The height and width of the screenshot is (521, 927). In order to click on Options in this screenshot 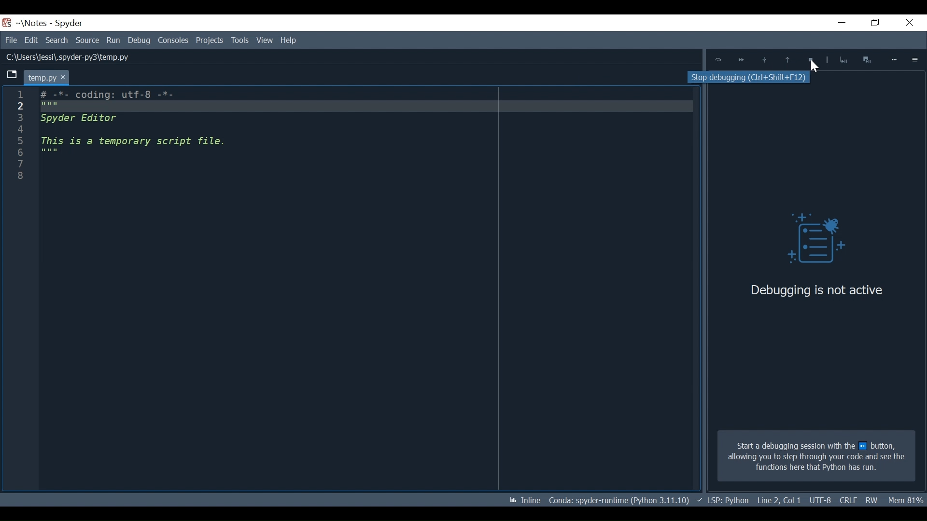, I will do `click(915, 59)`.